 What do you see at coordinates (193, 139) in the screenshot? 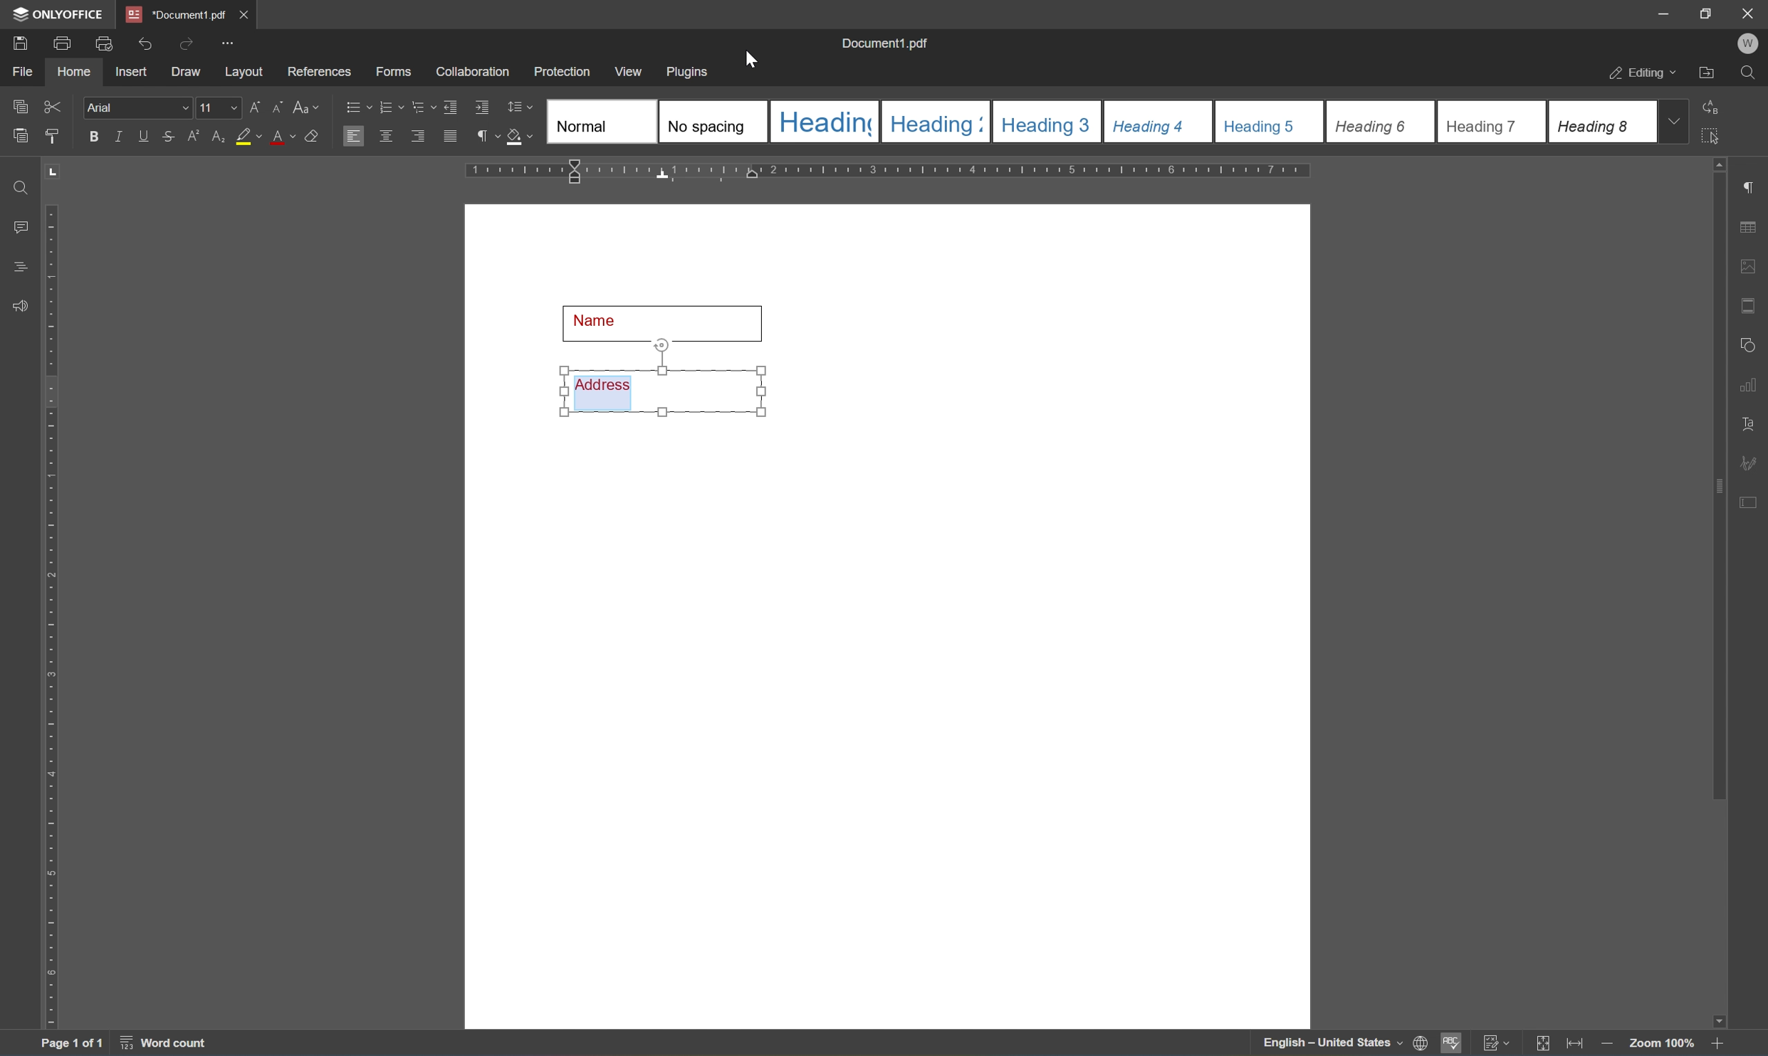
I see `superscript` at bounding box center [193, 139].